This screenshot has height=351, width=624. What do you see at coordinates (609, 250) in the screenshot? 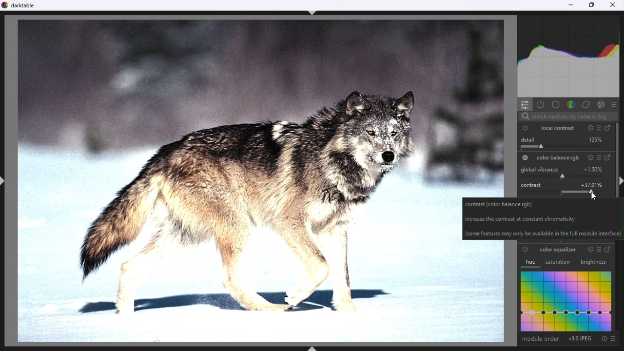
I see `go to full version of the color equalizer module` at bounding box center [609, 250].